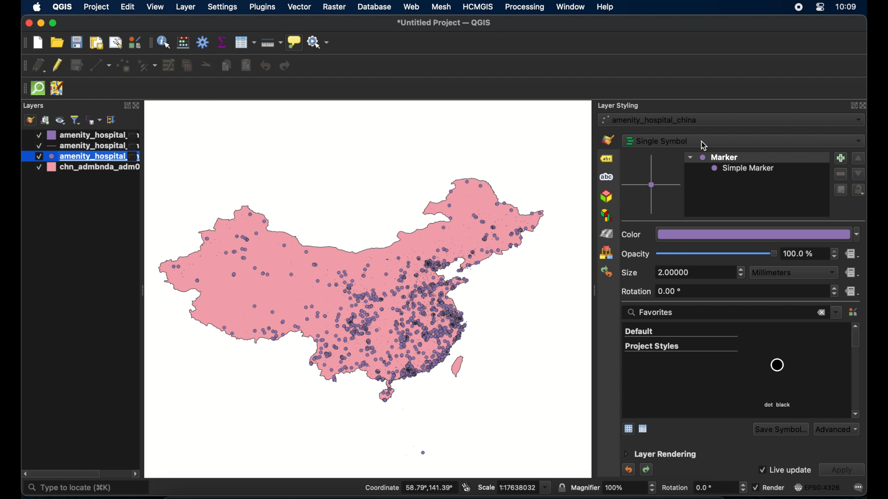 The image size is (888, 499). What do you see at coordinates (226, 66) in the screenshot?
I see `copy features` at bounding box center [226, 66].